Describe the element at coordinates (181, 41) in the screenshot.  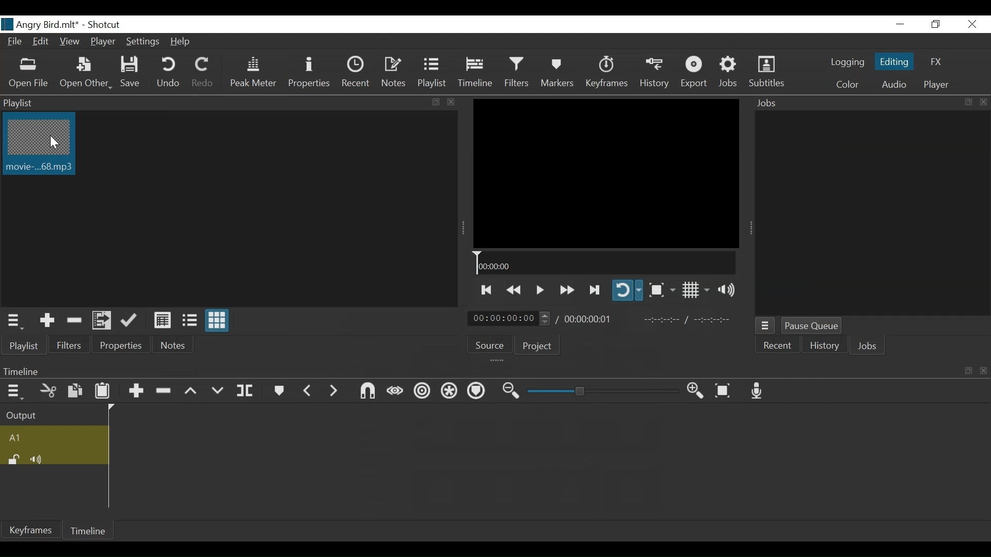
I see `Help` at that location.